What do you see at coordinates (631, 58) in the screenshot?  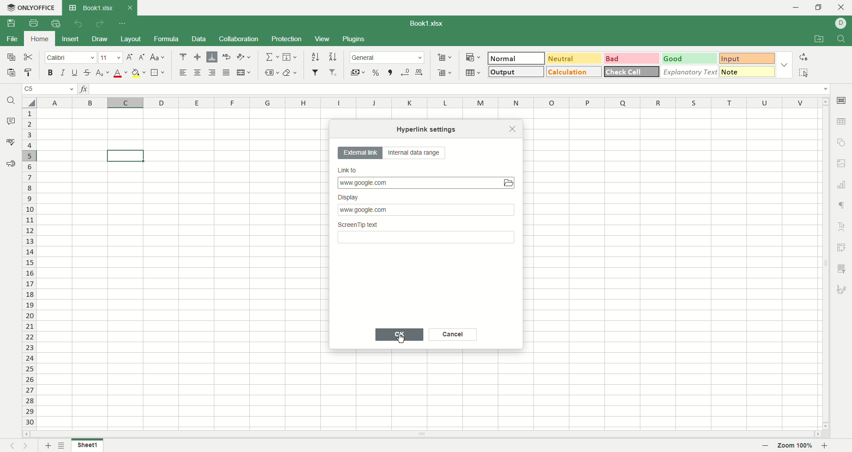 I see `bad` at bounding box center [631, 58].